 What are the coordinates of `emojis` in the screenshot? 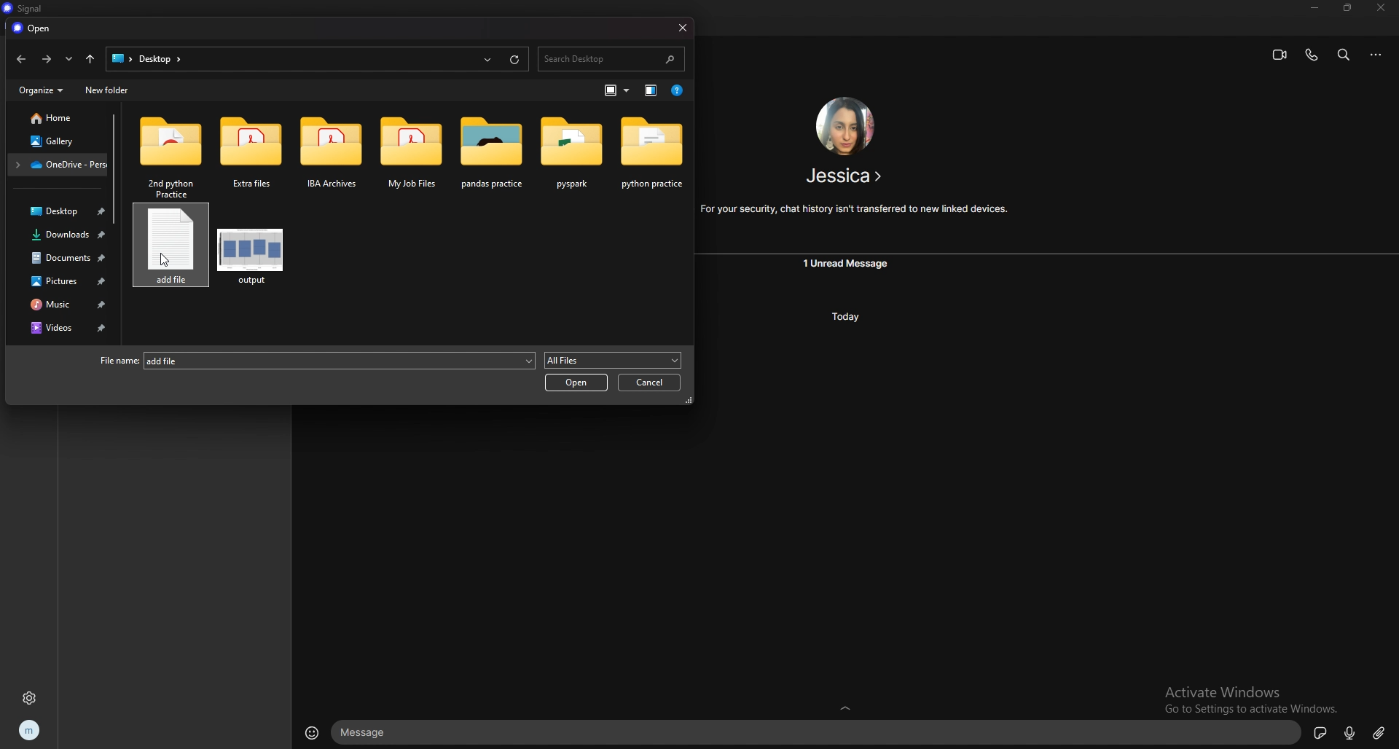 It's located at (312, 733).